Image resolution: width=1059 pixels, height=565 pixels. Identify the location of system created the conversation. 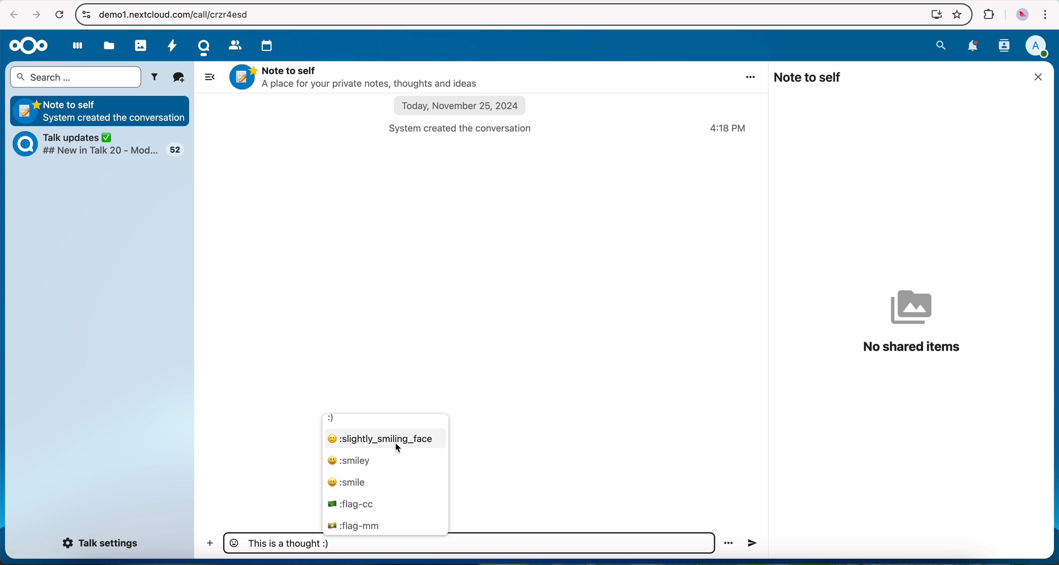
(467, 128).